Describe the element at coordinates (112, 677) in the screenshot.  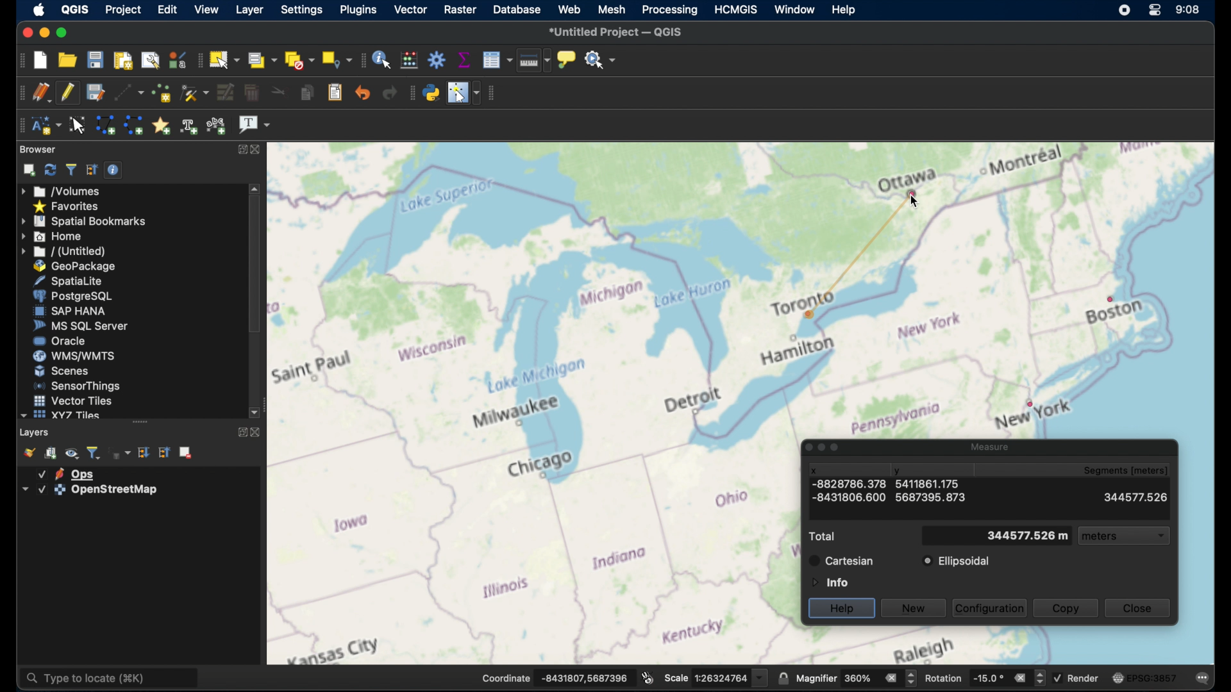
I see `type to locate` at that location.